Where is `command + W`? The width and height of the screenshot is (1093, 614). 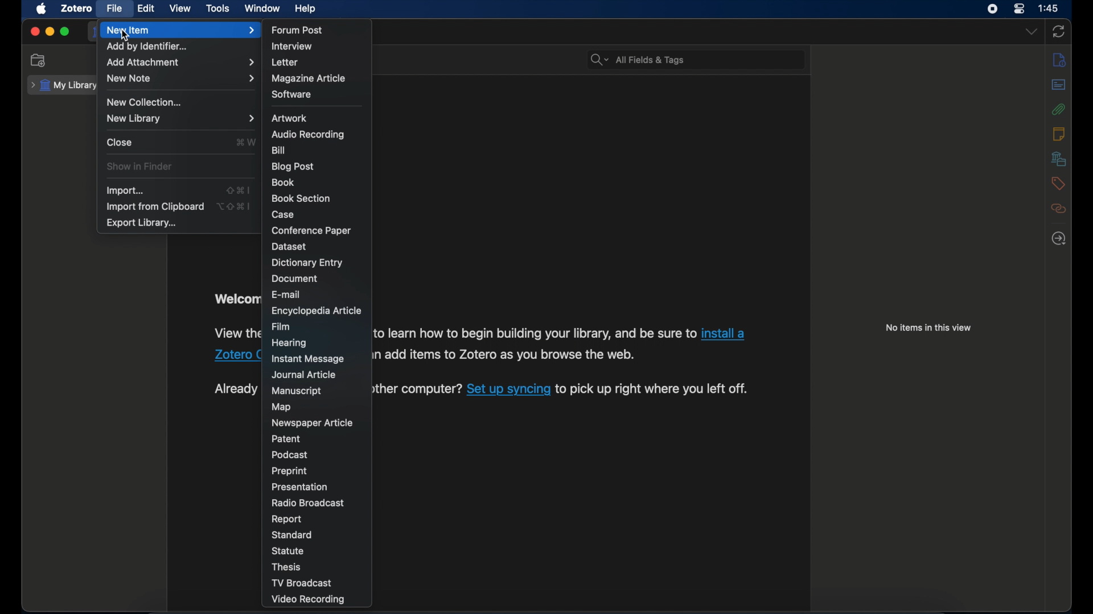
command + W is located at coordinates (245, 142).